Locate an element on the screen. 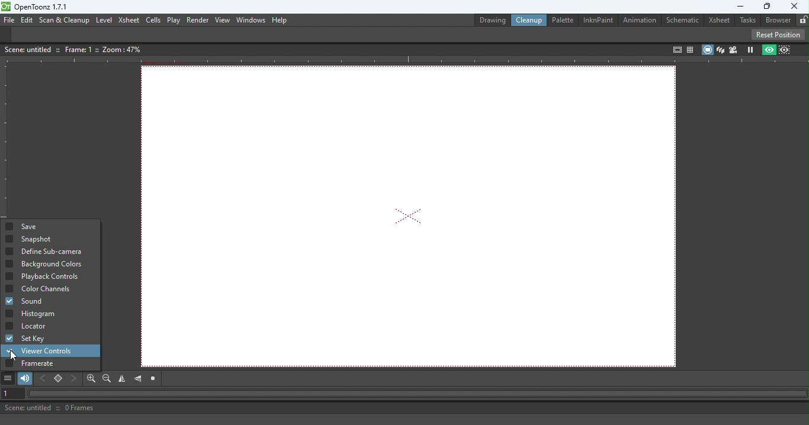 Image resolution: width=809 pixels, height=425 pixels. Browser is located at coordinates (776, 20).